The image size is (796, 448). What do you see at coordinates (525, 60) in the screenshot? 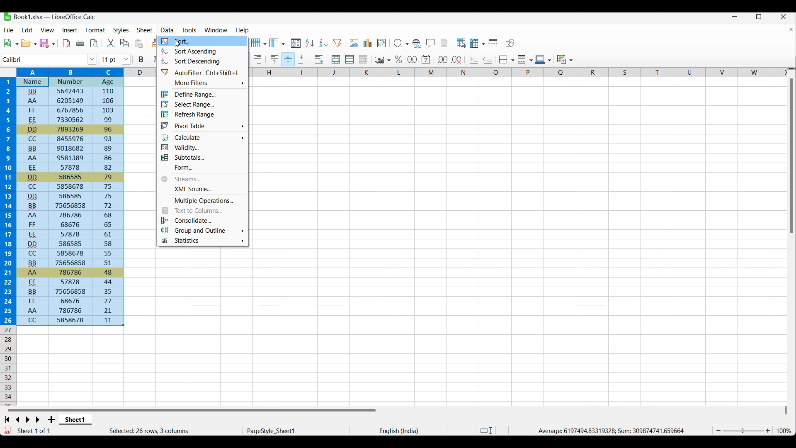
I see `Border style options` at bounding box center [525, 60].